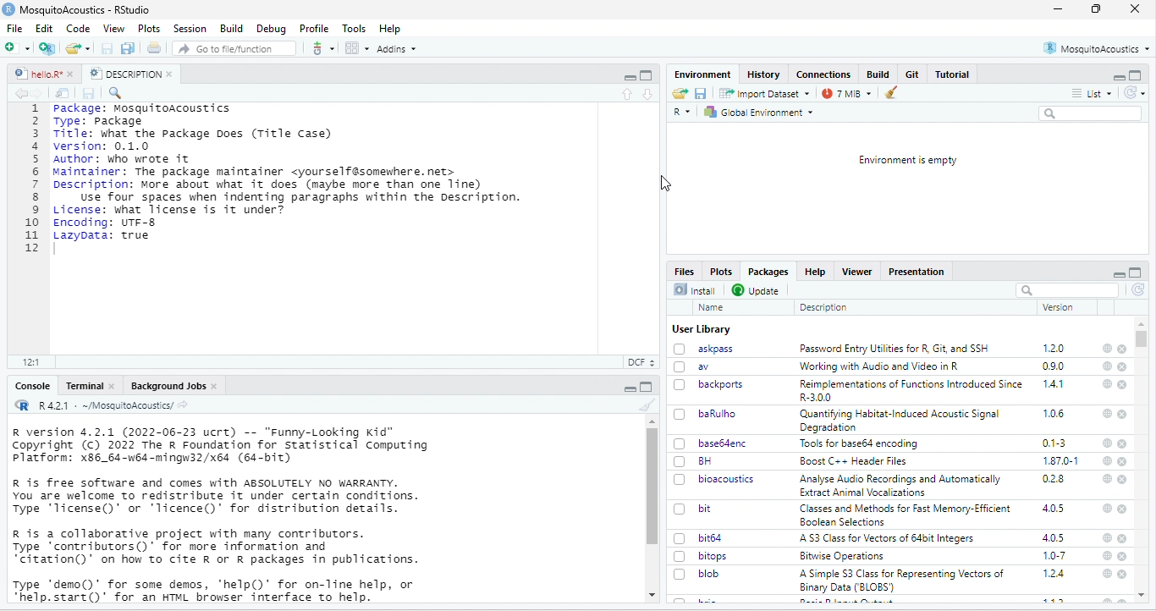 The width and height of the screenshot is (1156, 611). I want to click on MosquitoAcoustics, so click(1097, 48).